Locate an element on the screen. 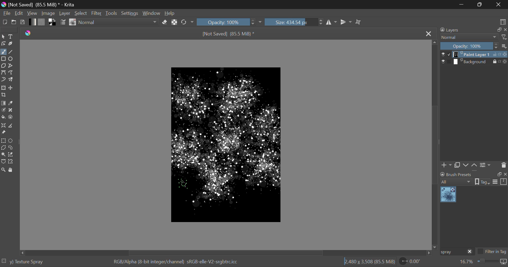 This screenshot has width=508, height=267. checkbox is located at coordinates (446, 62).